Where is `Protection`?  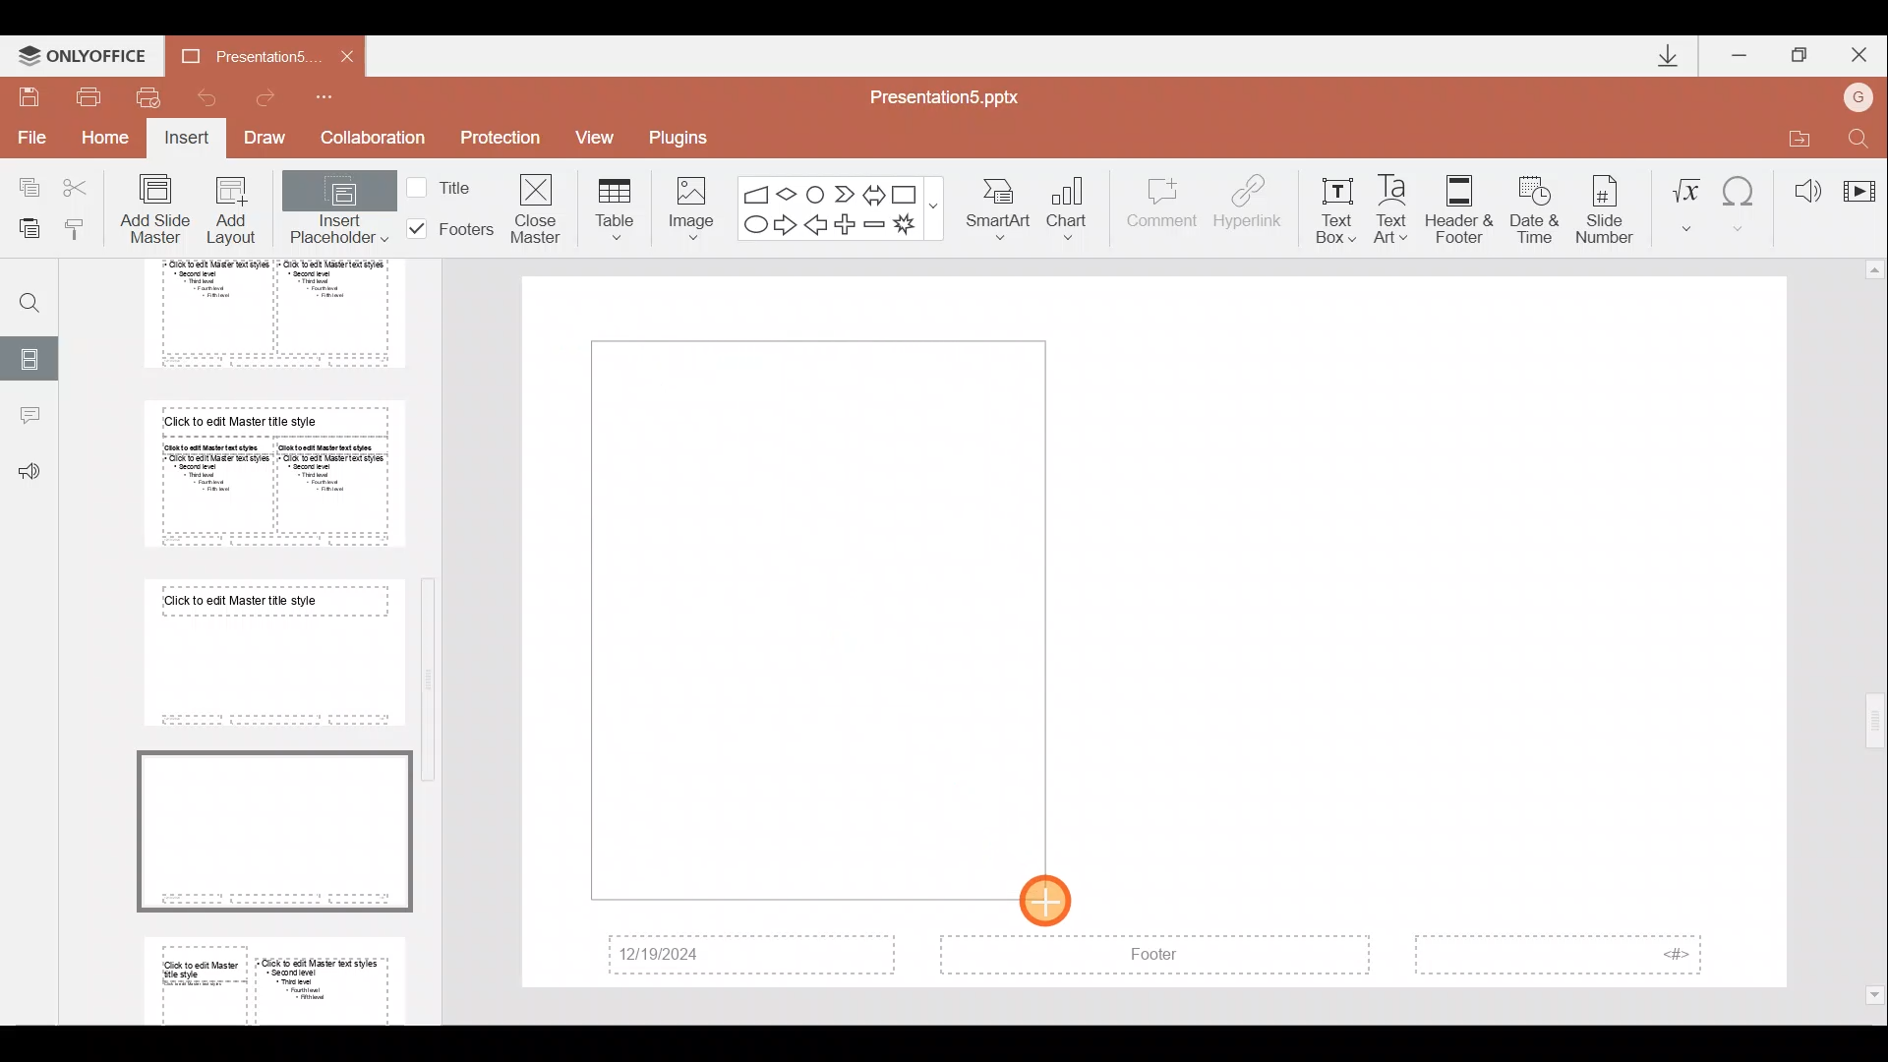
Protection is located at coordinates (500, 141).